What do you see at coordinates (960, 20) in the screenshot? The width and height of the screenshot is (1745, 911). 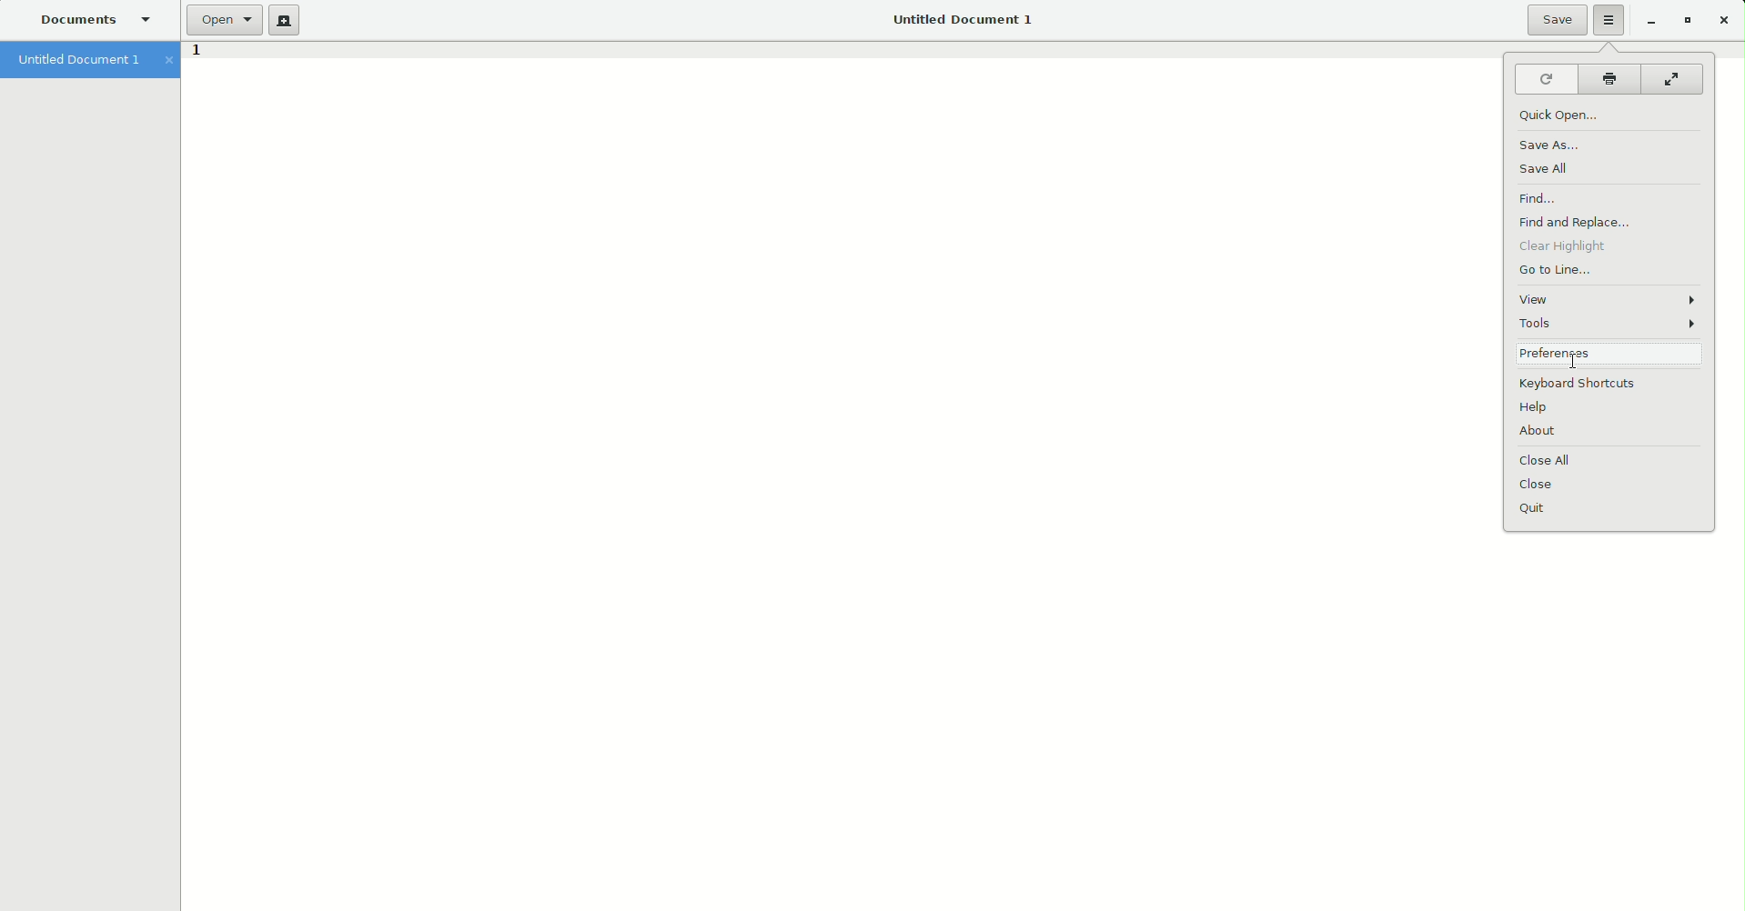 I see `Untitled Document 1` at bounding box center [960, 20].